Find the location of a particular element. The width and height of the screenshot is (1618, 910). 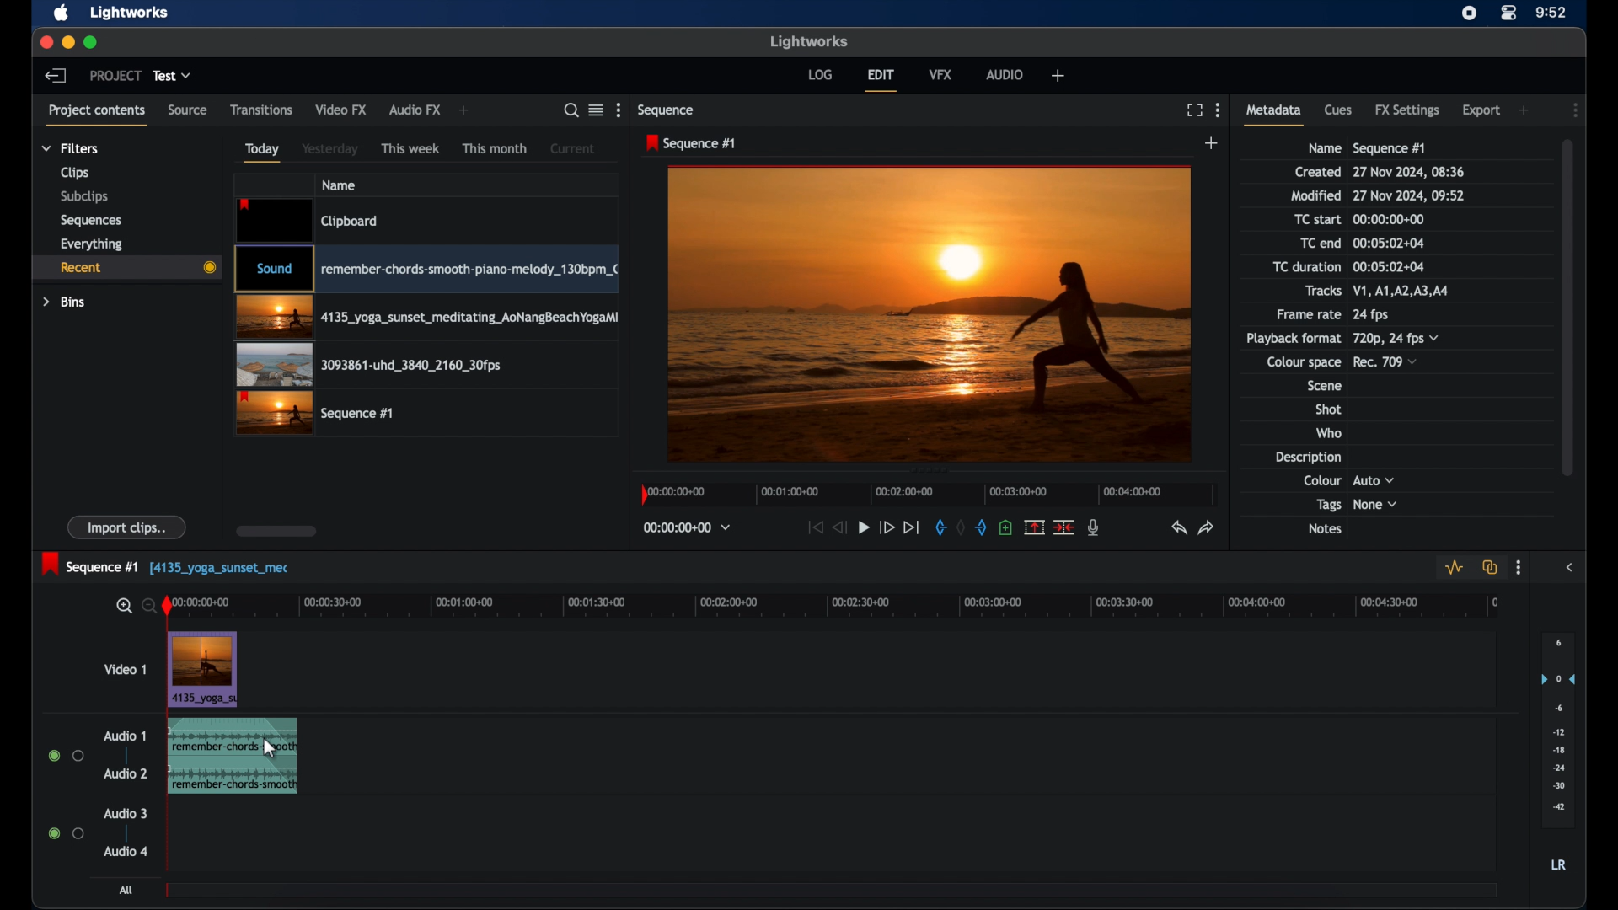

import clips is located at coordinates (127, 527).